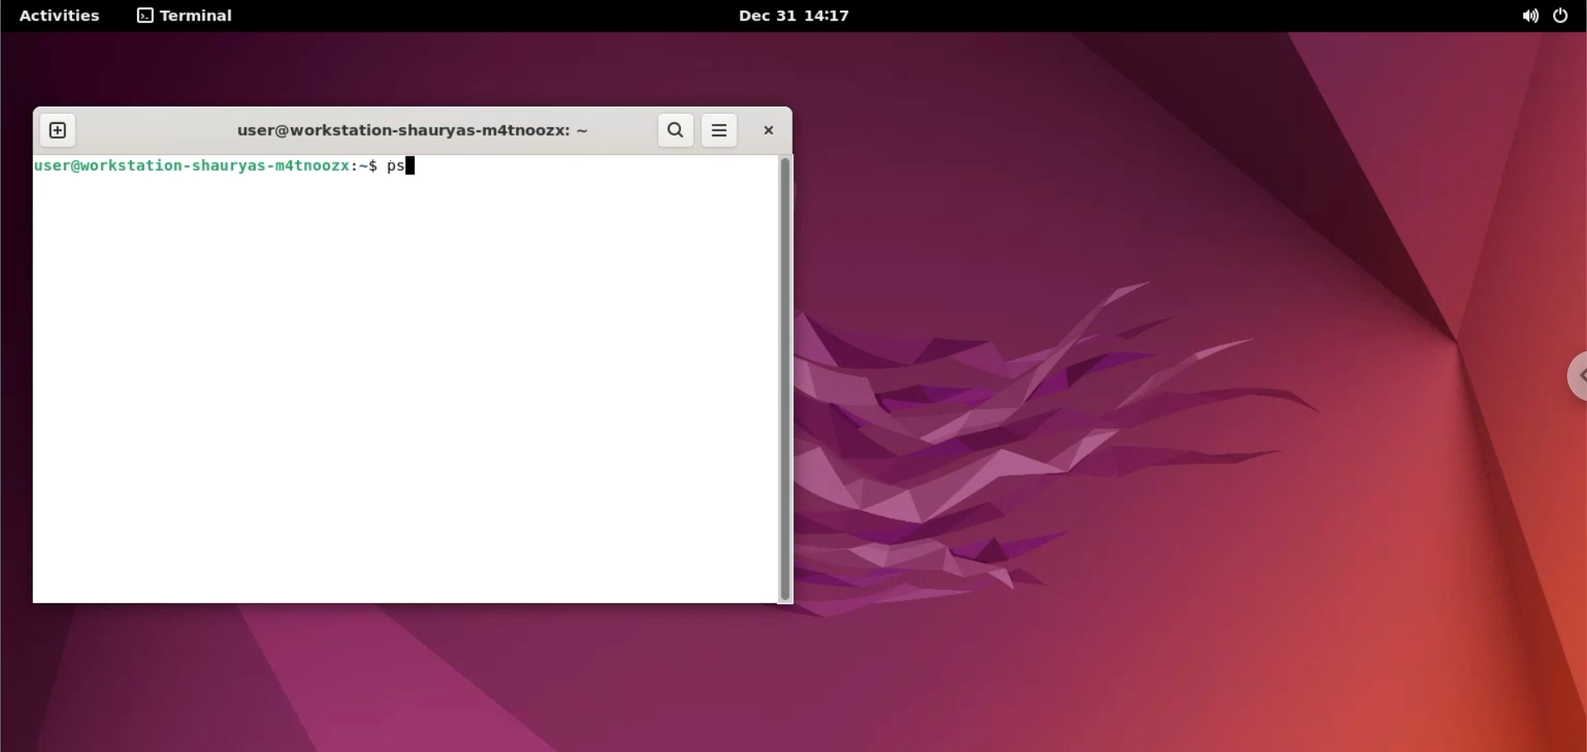  Describe the element at coordinates (412, 131) in the screenshot. I see `user@workstation-shauryas-m4tnoozx: ~` at that location.